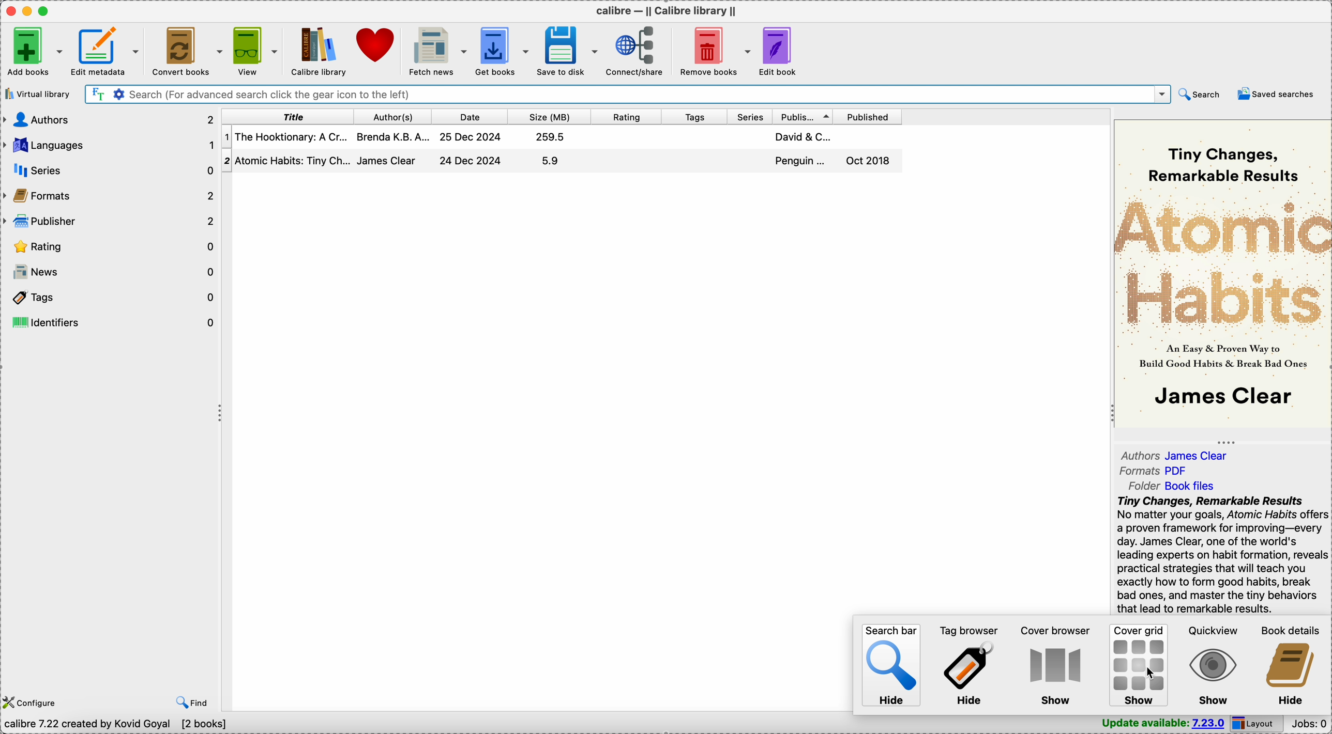 The image size is (1332, 734). I want to click on 1, so click(226, 136).